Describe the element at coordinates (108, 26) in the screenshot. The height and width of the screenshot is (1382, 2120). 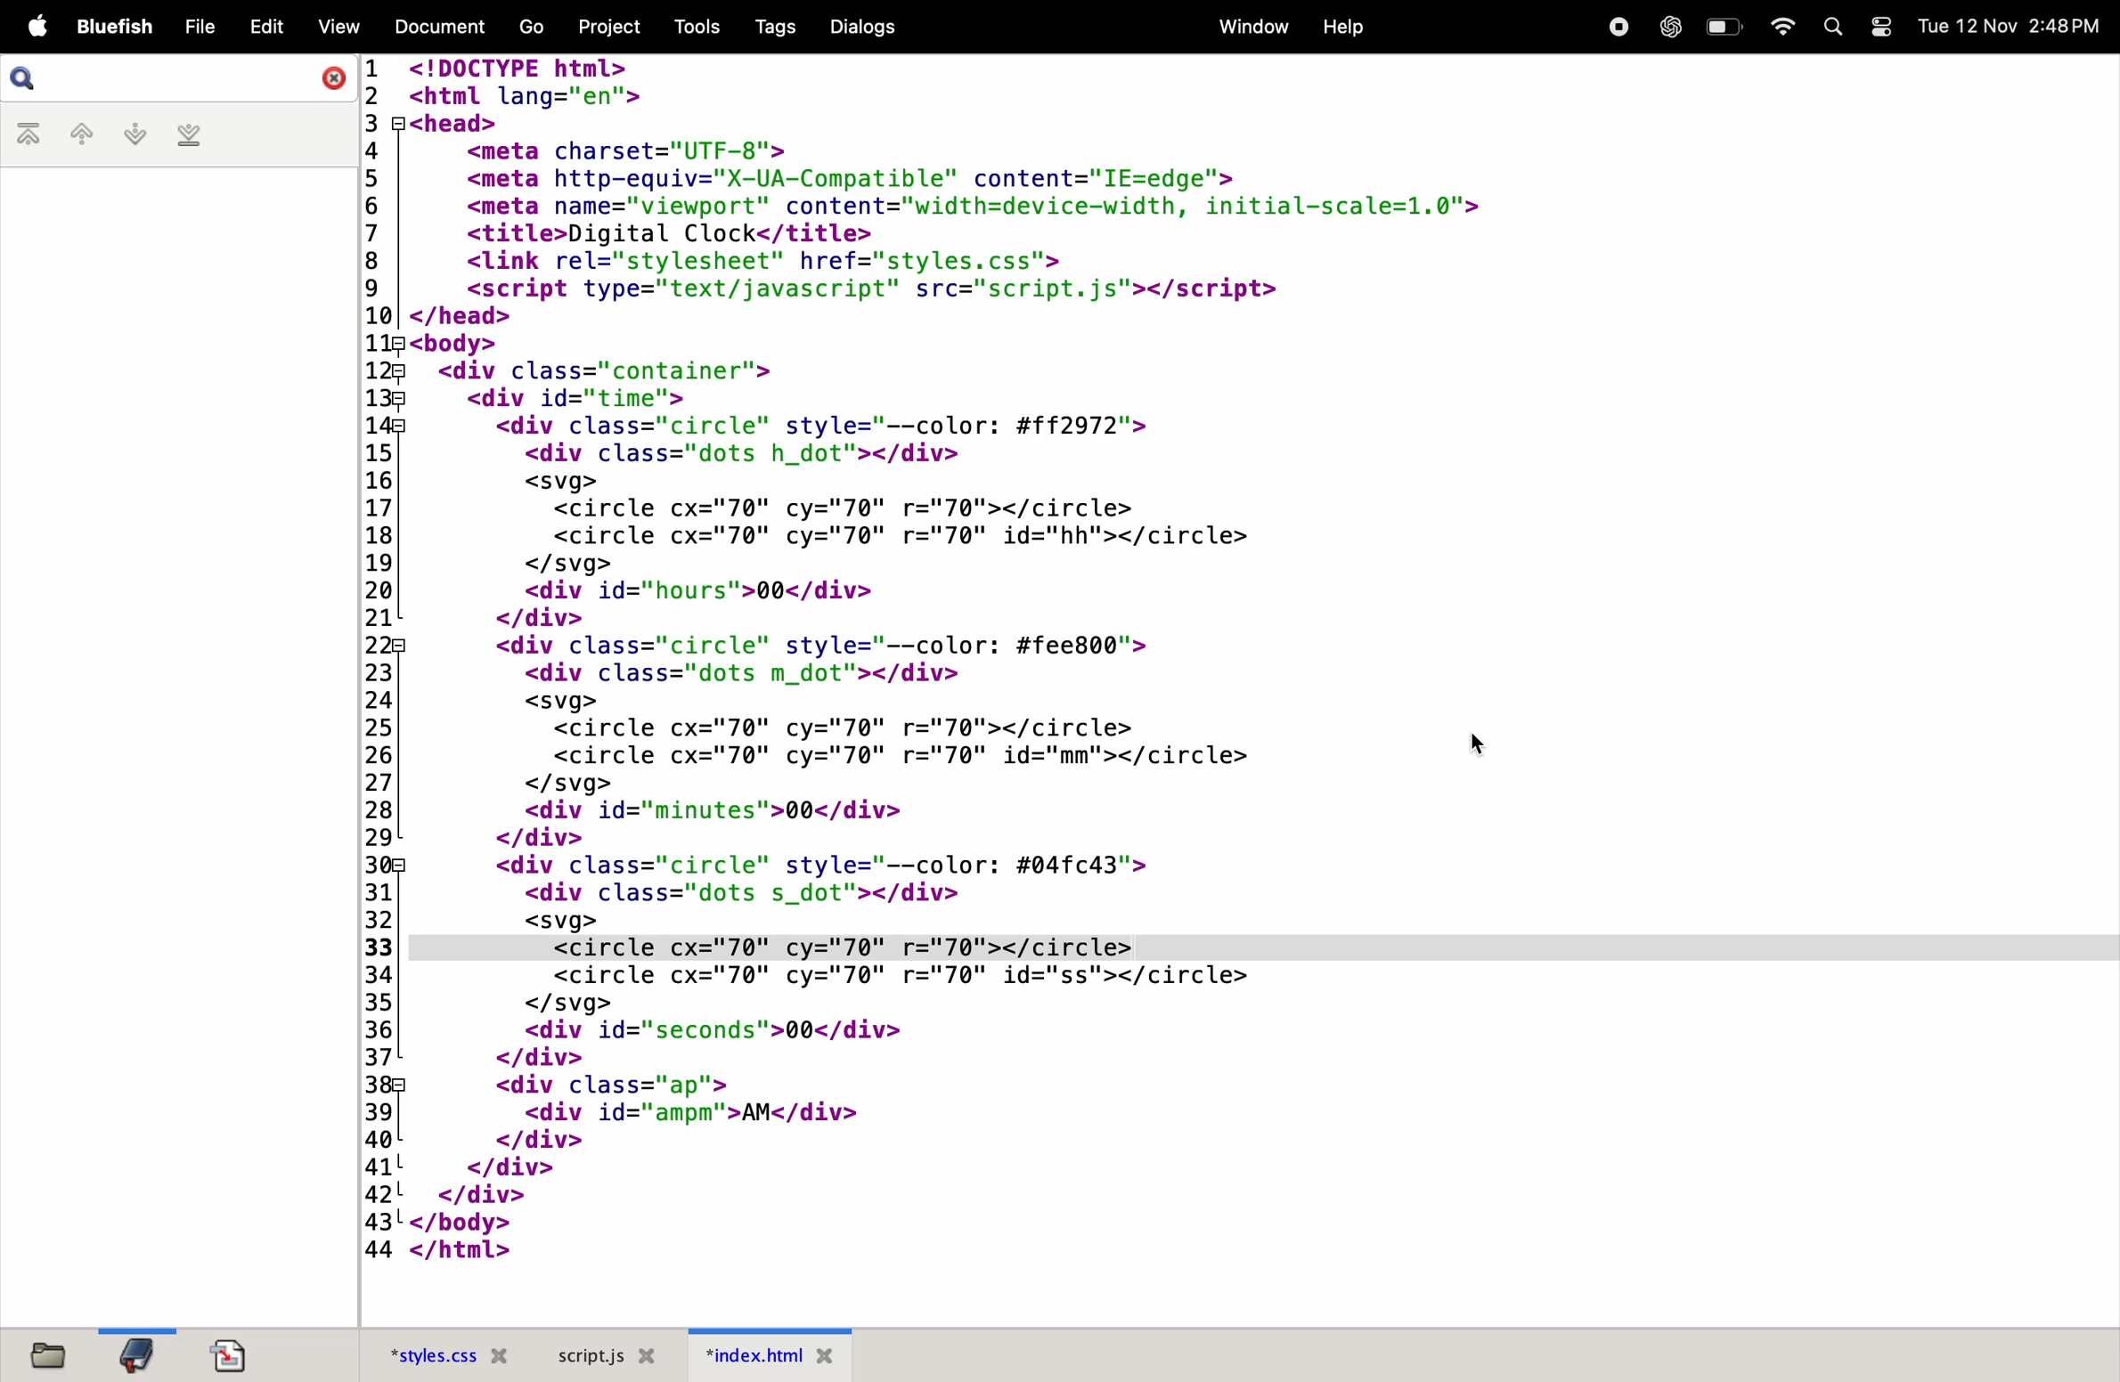
I see `bluefish` at that location.